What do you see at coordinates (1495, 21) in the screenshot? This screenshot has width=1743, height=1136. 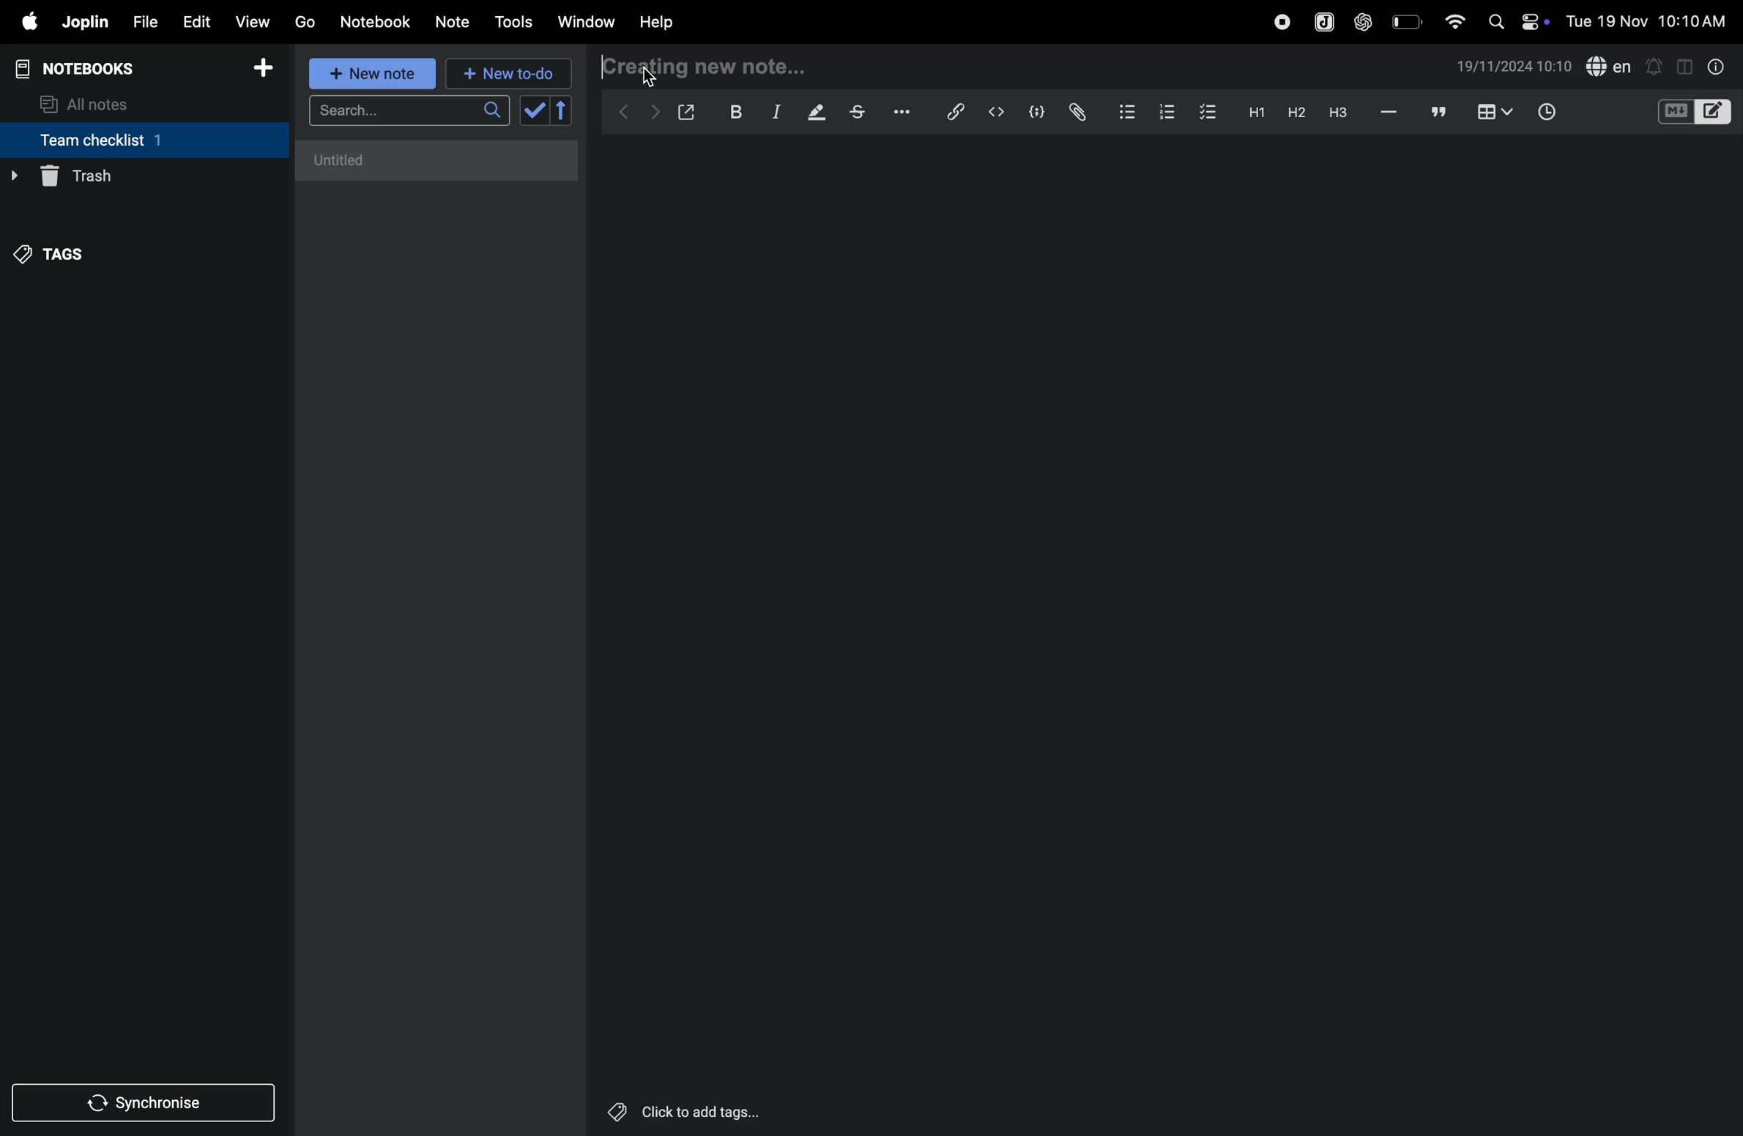 I see `search` at bounding box center [1495, 21].